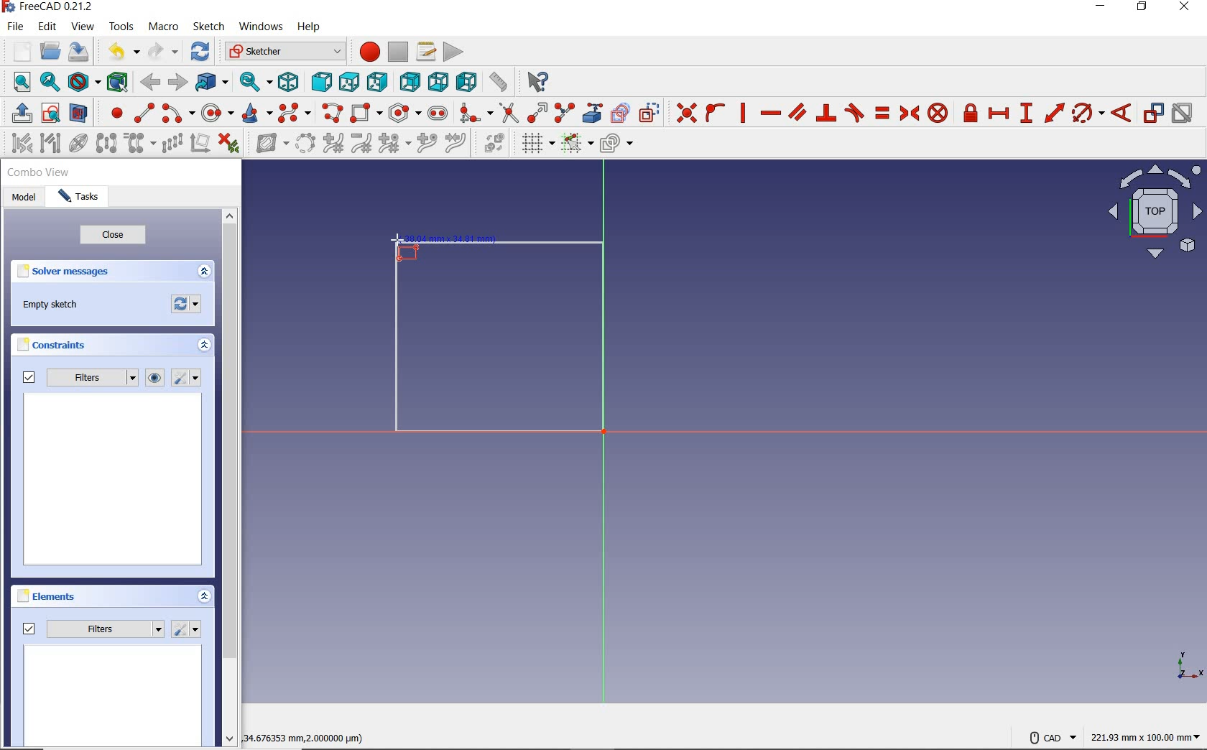 This screenshot has height=750, width=1207. Describe the element at coordinates (80, 199) in the screenshot. I see `tasks` at that location.